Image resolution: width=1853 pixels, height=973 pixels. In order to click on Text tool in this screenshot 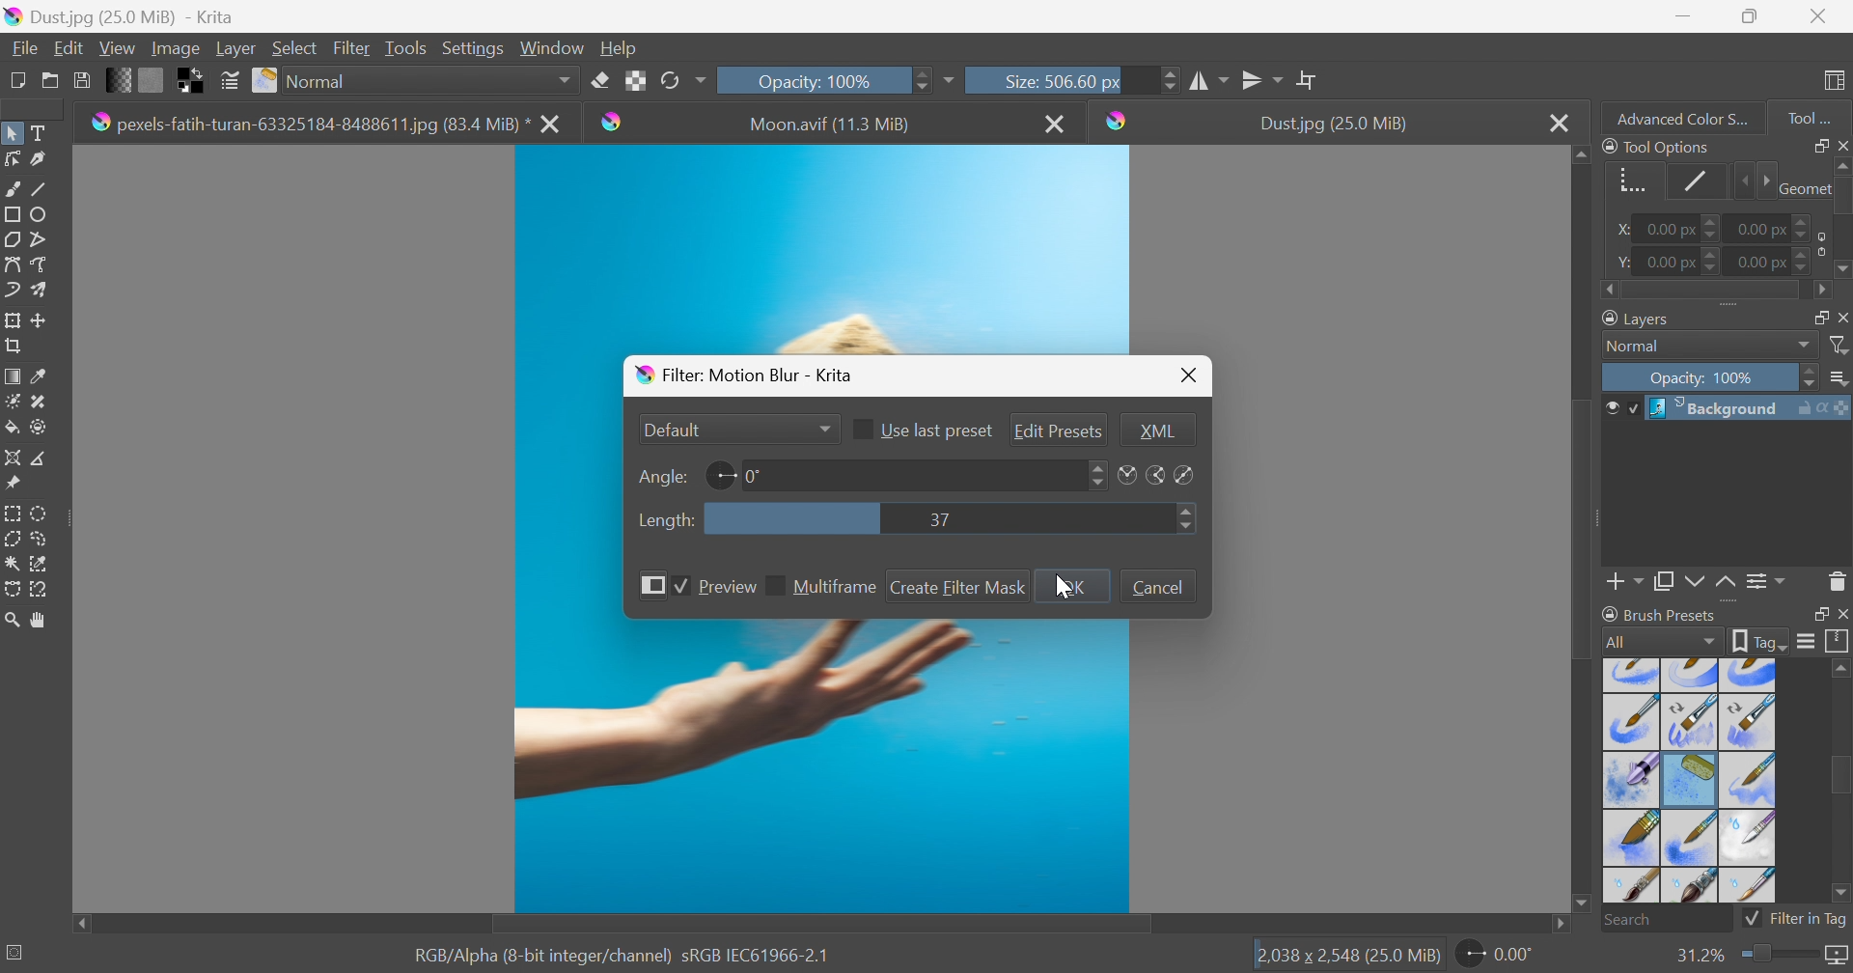, I will do `click(43, 133)`.